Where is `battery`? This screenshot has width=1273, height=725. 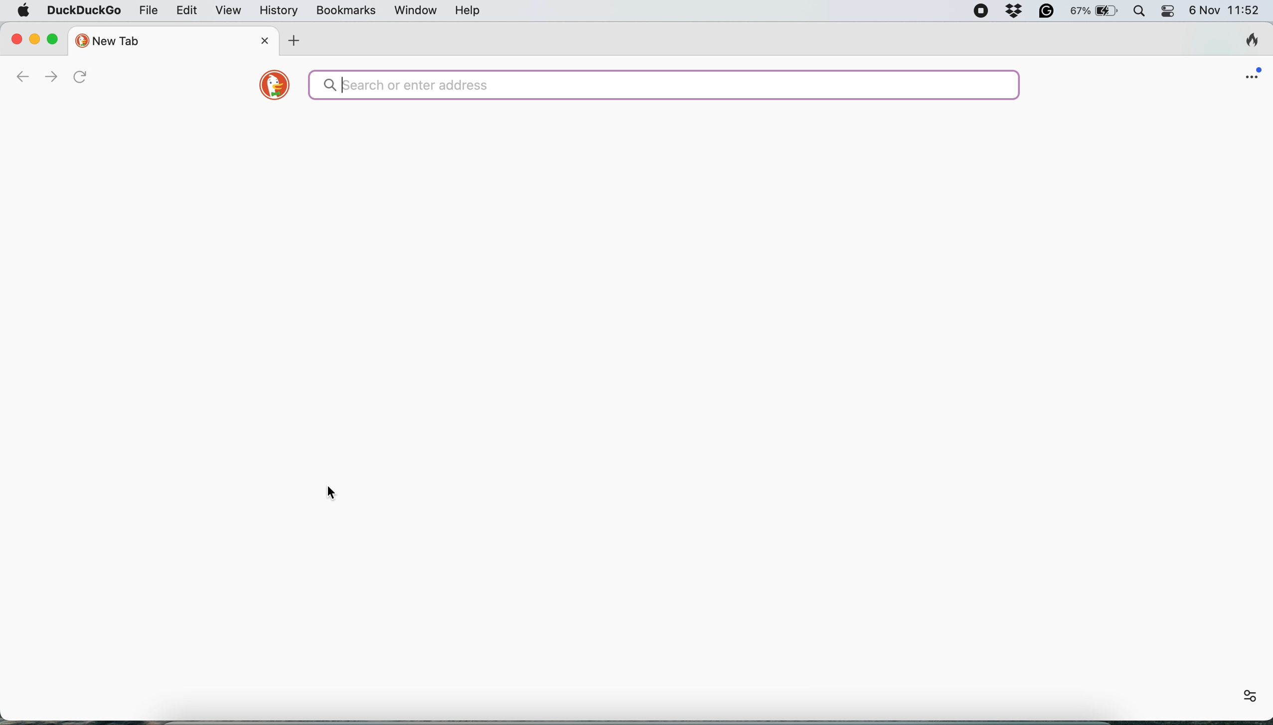
battery is located at coordinates (1097, 11).